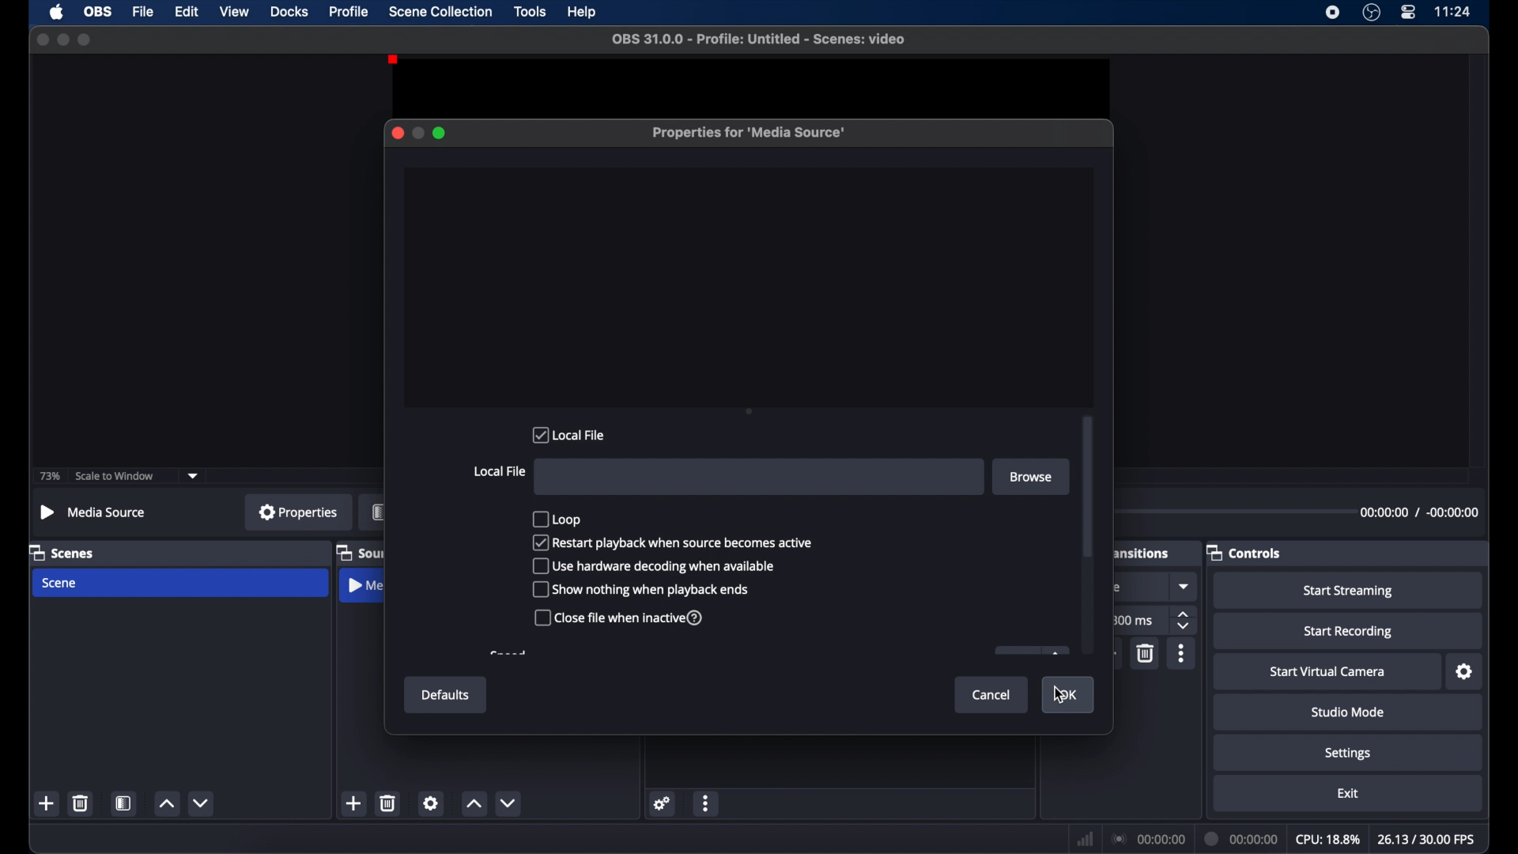 This screenshot has height=854, width=1518. Describe the element at coordinates (758, 40) in the screenshot. I see `file name` at that location.